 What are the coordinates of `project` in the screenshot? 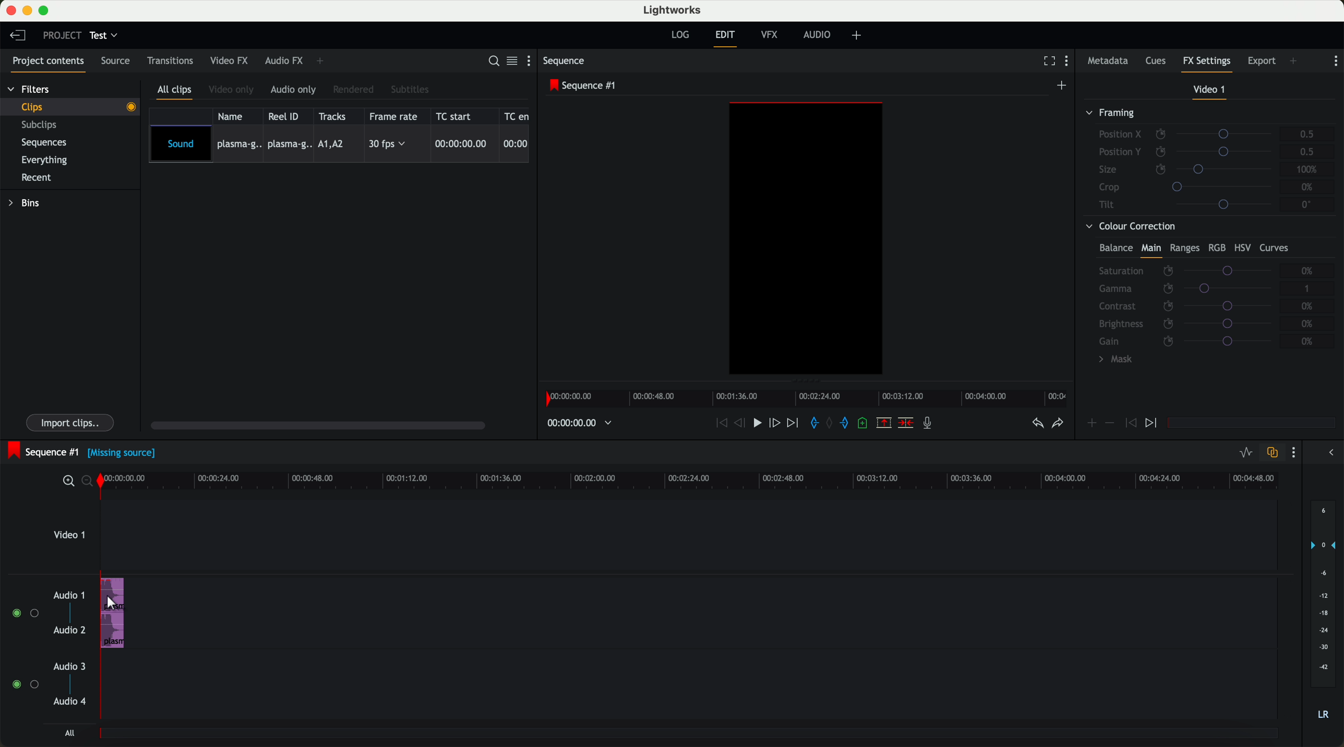 It's located at (60, 35).